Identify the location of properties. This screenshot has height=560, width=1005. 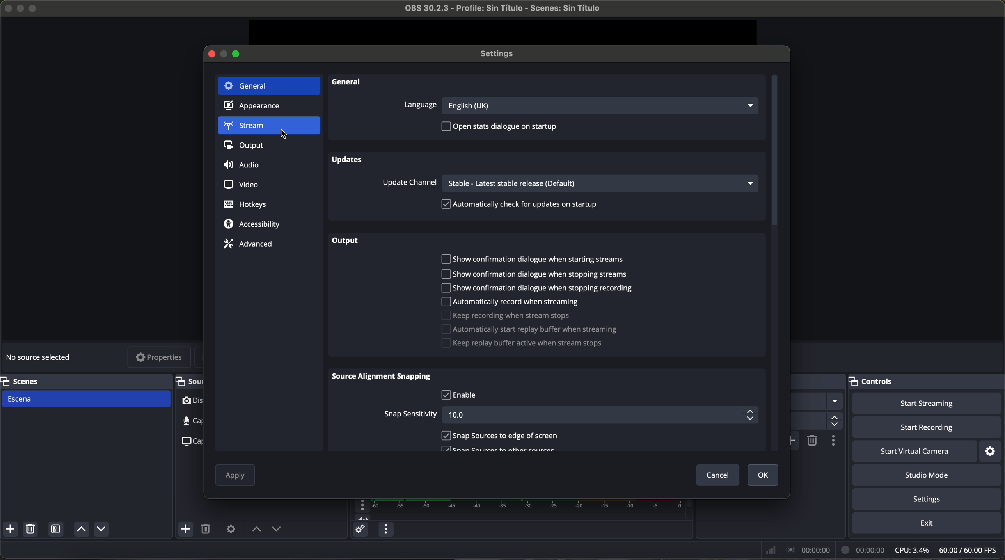
(160, 358).